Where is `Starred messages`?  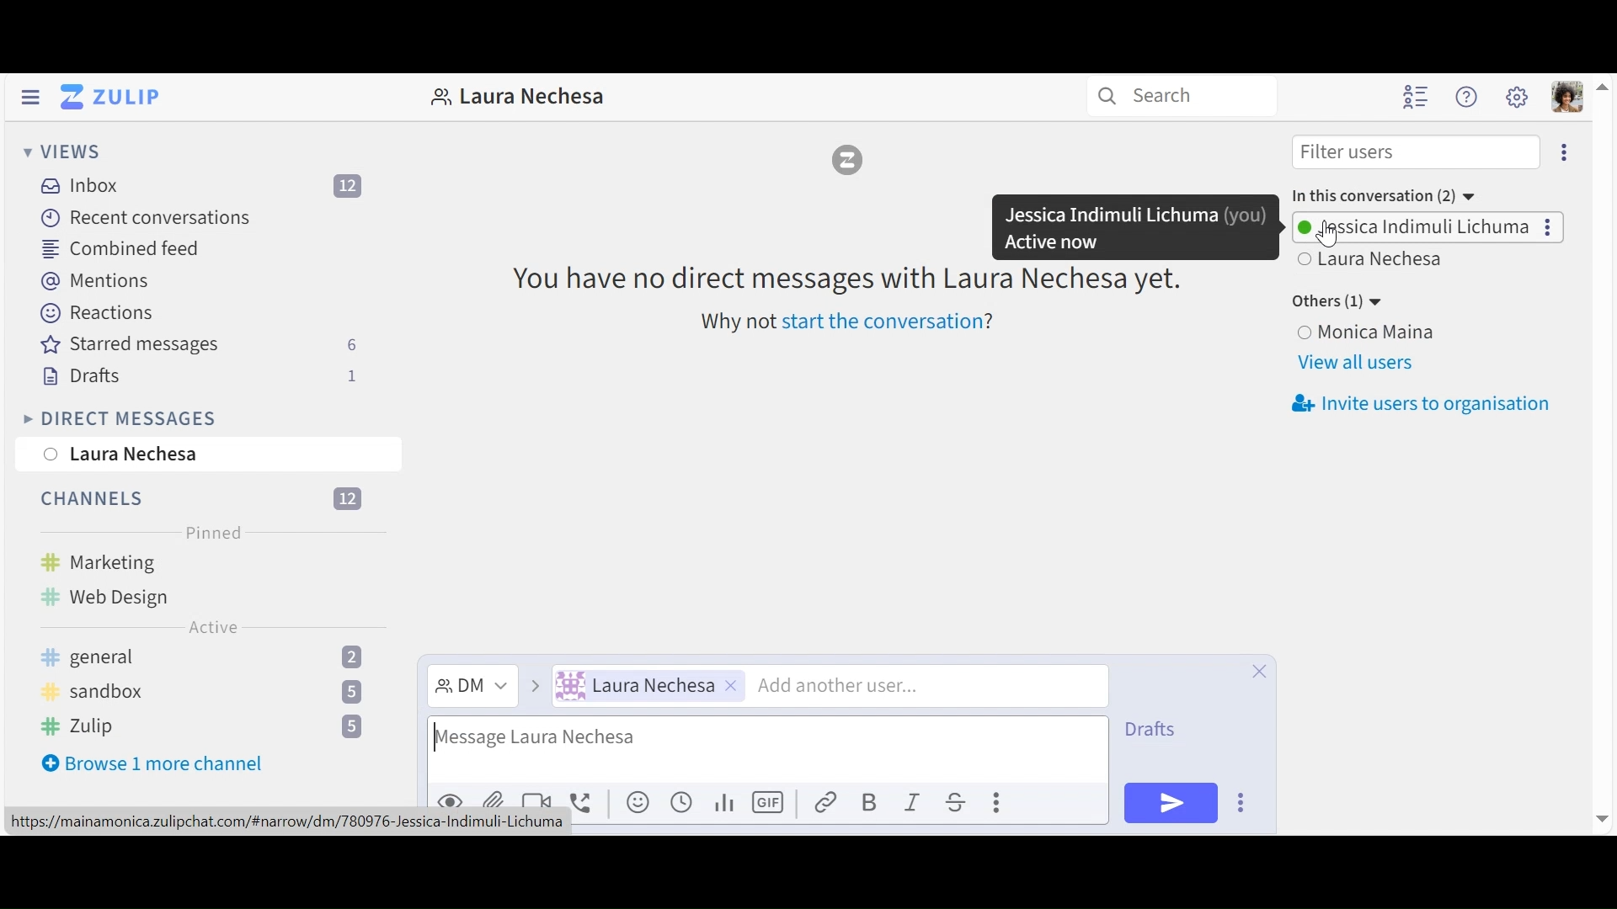 Starred messages is located at coordinates (200, 345).